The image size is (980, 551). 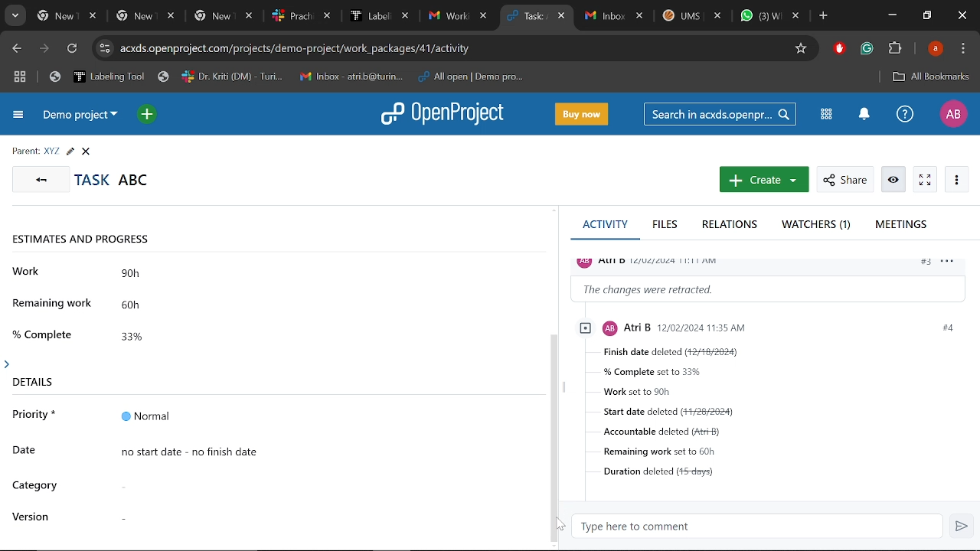 What do you see at coordinates (25, 152) in the screenshot?
I see `parent` at bounding box center [25, 152].